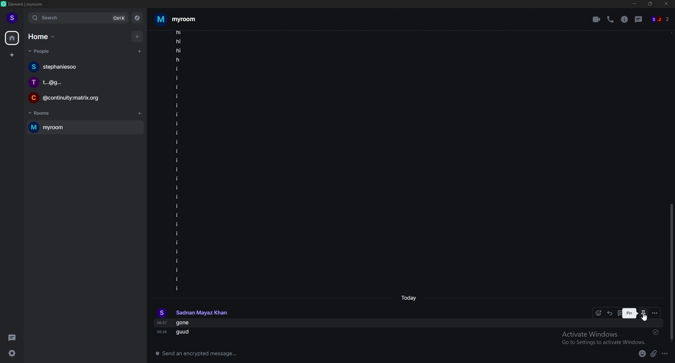  What do you see at coordinates (634, 4) in the screenshot?
I see `minimize` at bounding box center [634, 4].